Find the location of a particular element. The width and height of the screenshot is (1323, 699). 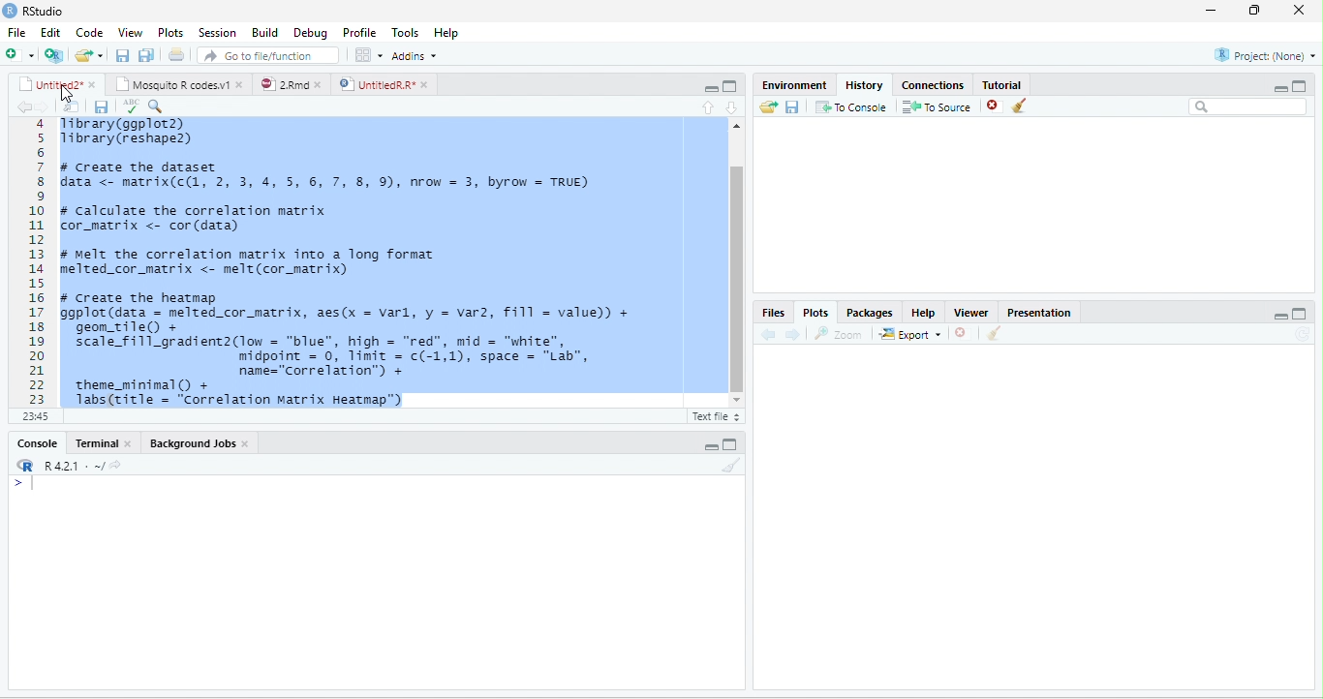

viewer is located at coordinates (969, 310).